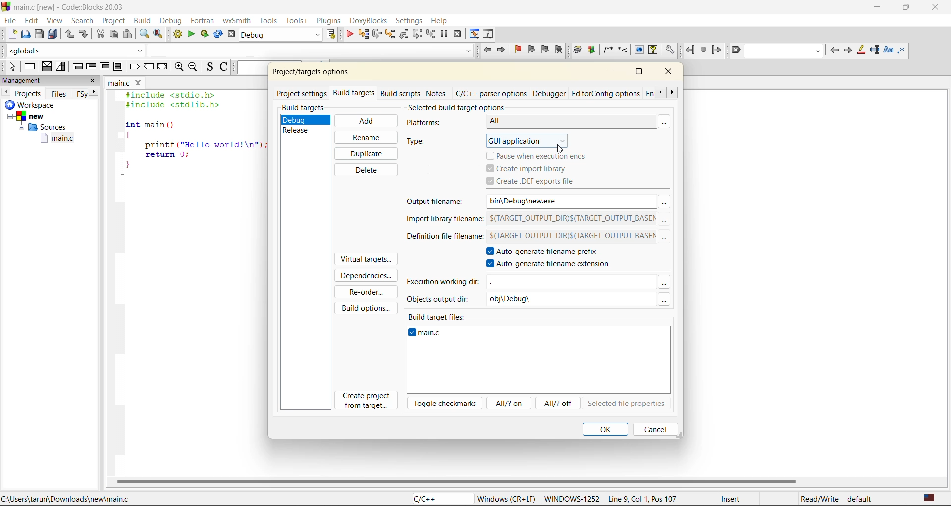  I want to click on settings, so click(410, 21).